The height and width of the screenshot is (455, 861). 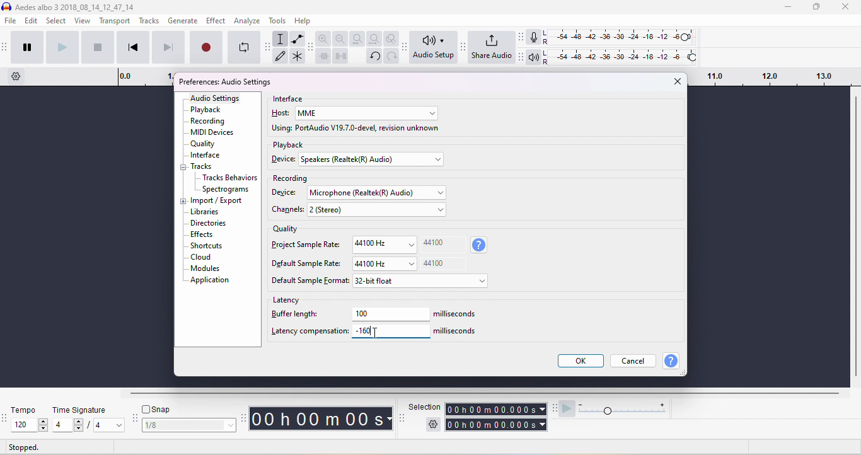 I want to click on skip to start, so click(x=132, y=47).